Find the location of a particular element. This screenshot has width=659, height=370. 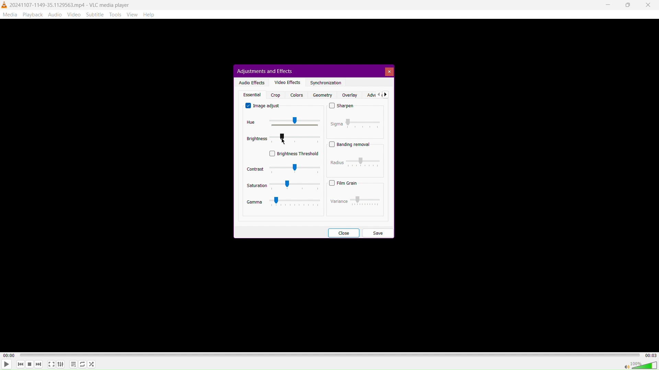

DRAG_TO Cursor Position is located at coordinates (284, 141).